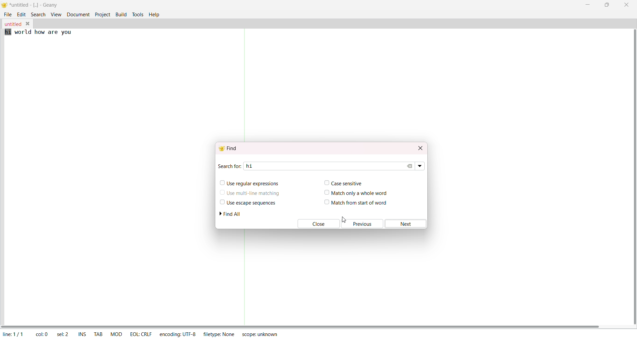 This screenshot has width=637, height=338. I want to click on untitled, so click(12, 23).